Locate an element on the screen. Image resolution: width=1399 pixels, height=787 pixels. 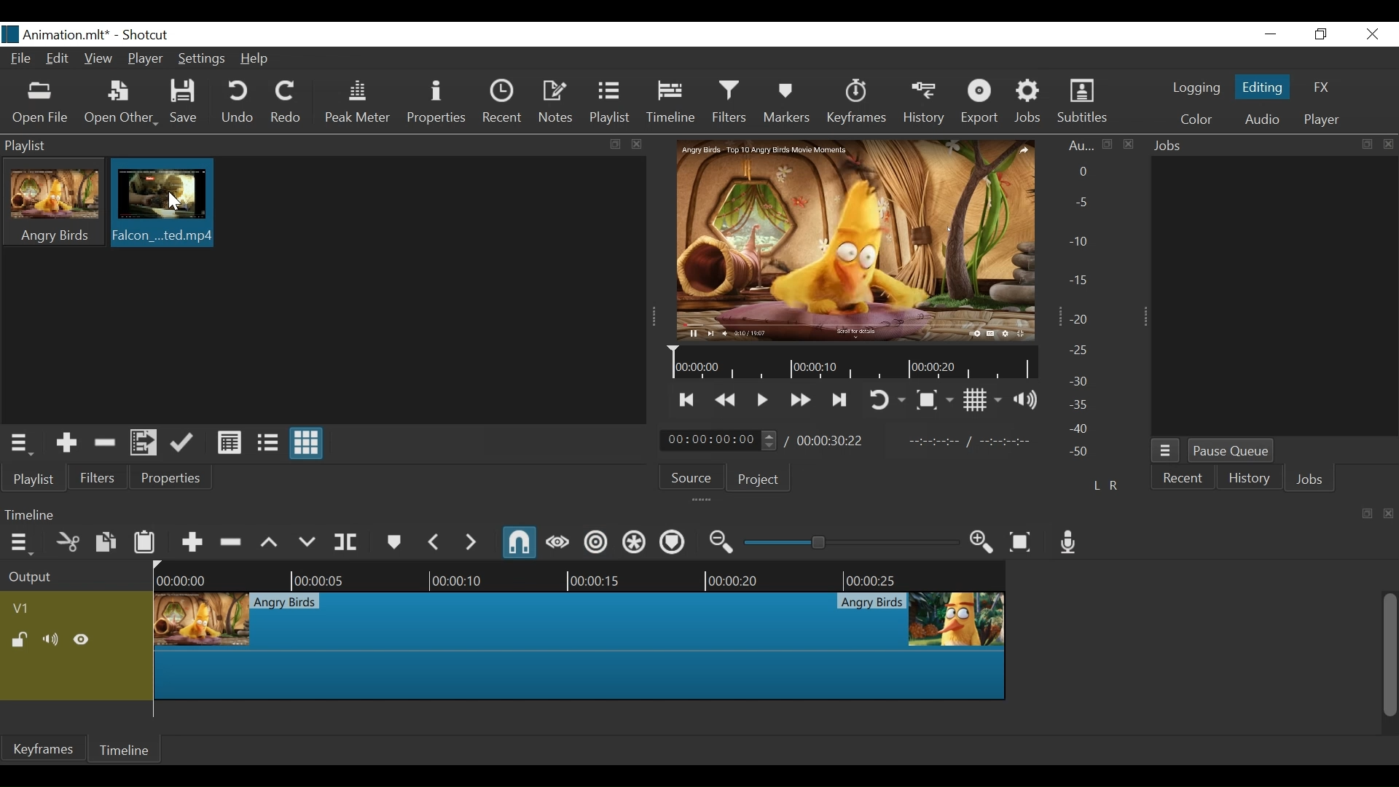
Track Header is located at coordinates (23, 608).